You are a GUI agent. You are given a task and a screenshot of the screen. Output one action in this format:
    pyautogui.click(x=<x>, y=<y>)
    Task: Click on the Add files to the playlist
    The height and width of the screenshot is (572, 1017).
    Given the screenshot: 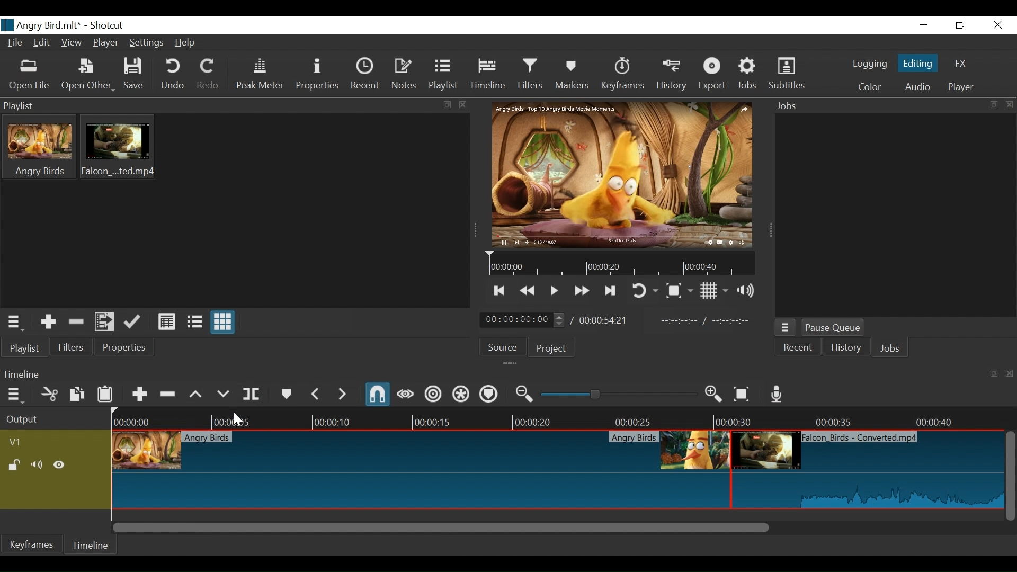 What is the action you would take?
    pyautogui.click(x=104, y=323)
    